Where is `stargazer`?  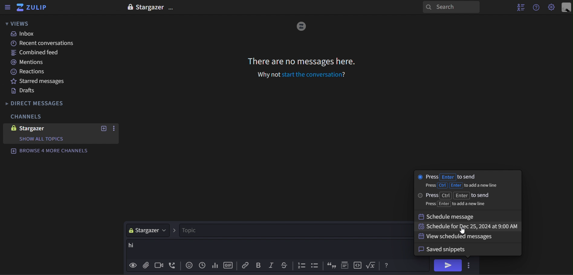 stargazer is located at coordinates (148, 230).